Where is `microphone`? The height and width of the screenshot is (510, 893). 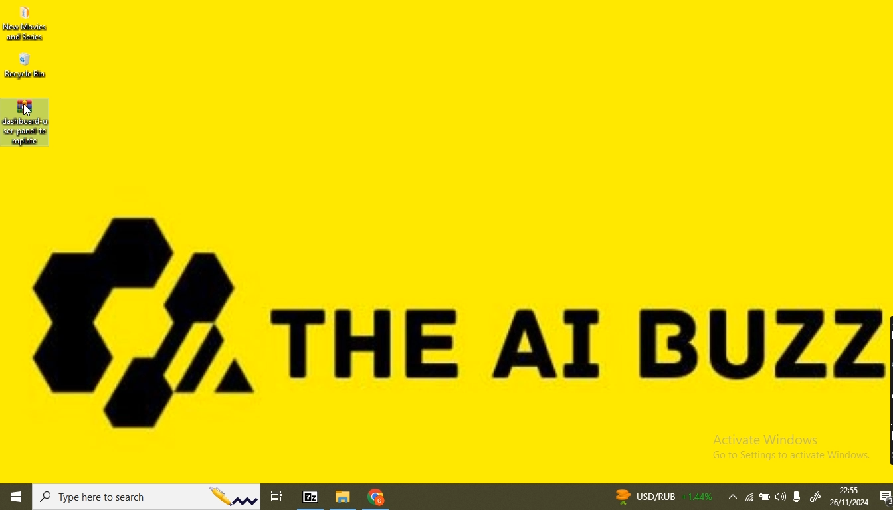 microphone is located at coordinates (800, 495).